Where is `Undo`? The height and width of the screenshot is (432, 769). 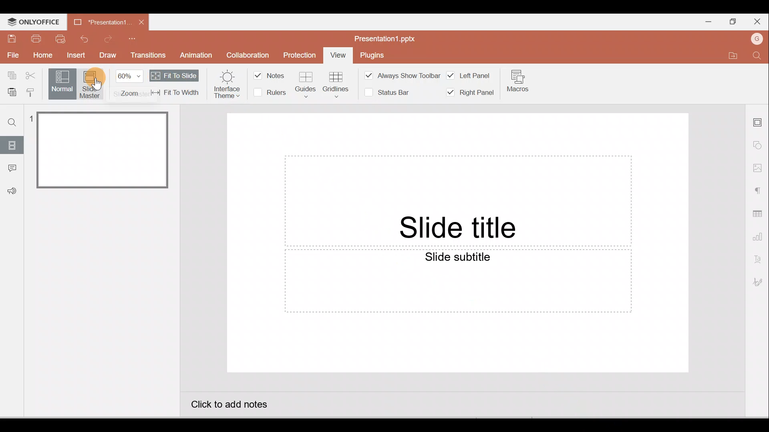 Undo is located at coordinates (83, 38).